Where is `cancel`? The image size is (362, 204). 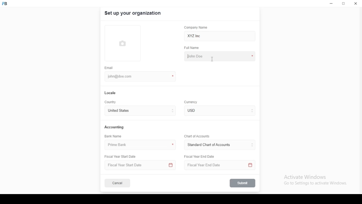
cancel is located at coordinates (117, 183).